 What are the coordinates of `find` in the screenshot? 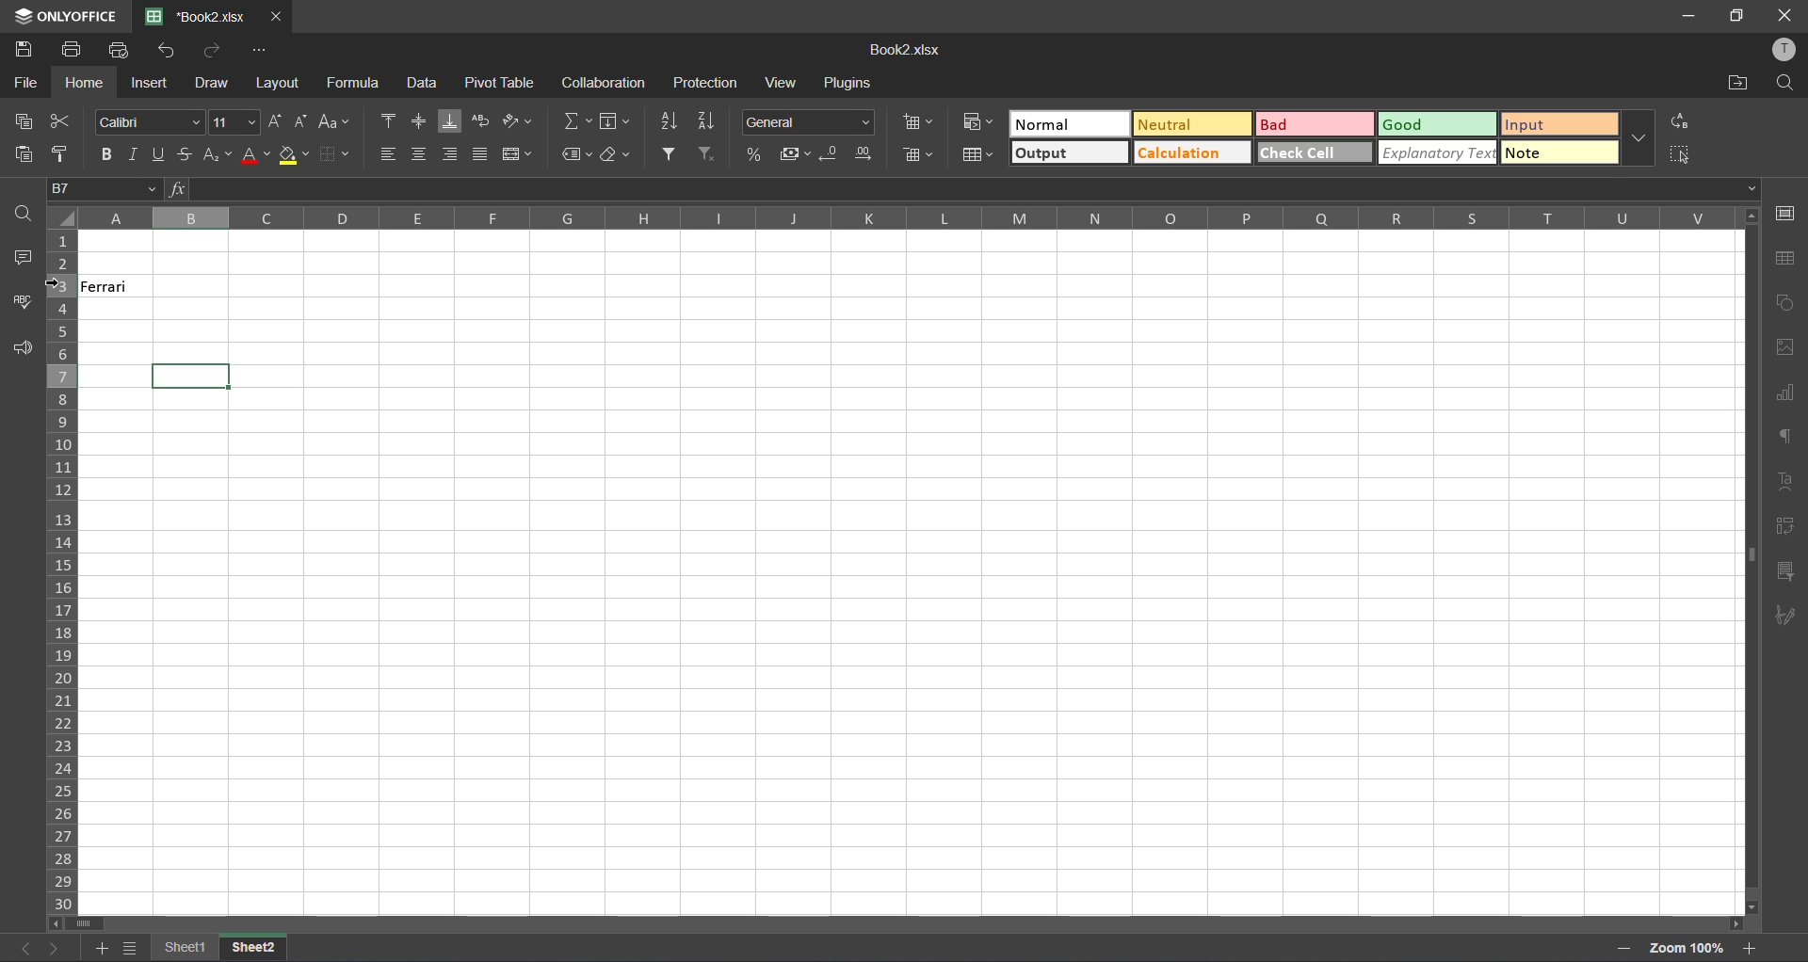 It's located at (1784, 84).